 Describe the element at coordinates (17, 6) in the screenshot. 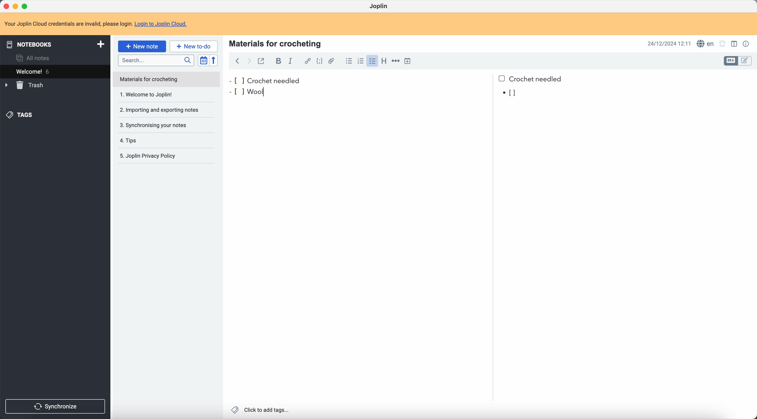

I see `minimize` at that location.